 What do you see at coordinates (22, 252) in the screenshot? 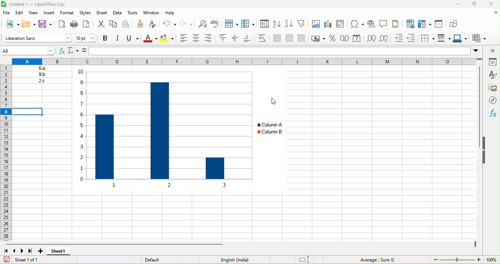
I see `next sheet` at bounding box center [22, 252].